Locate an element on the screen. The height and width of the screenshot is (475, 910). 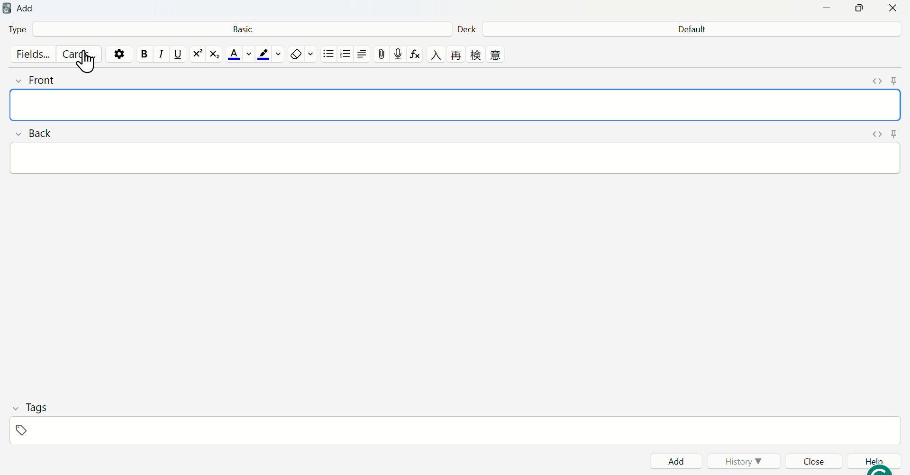
Attach pictures/videos/audio is located at coordinates (380, 54).